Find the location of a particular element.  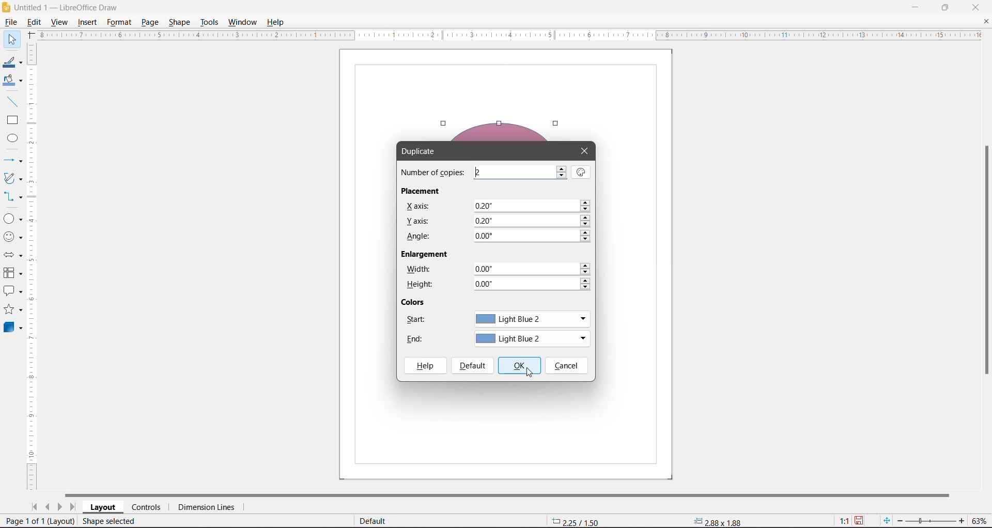

Colors is located at coordinates (416, 302).